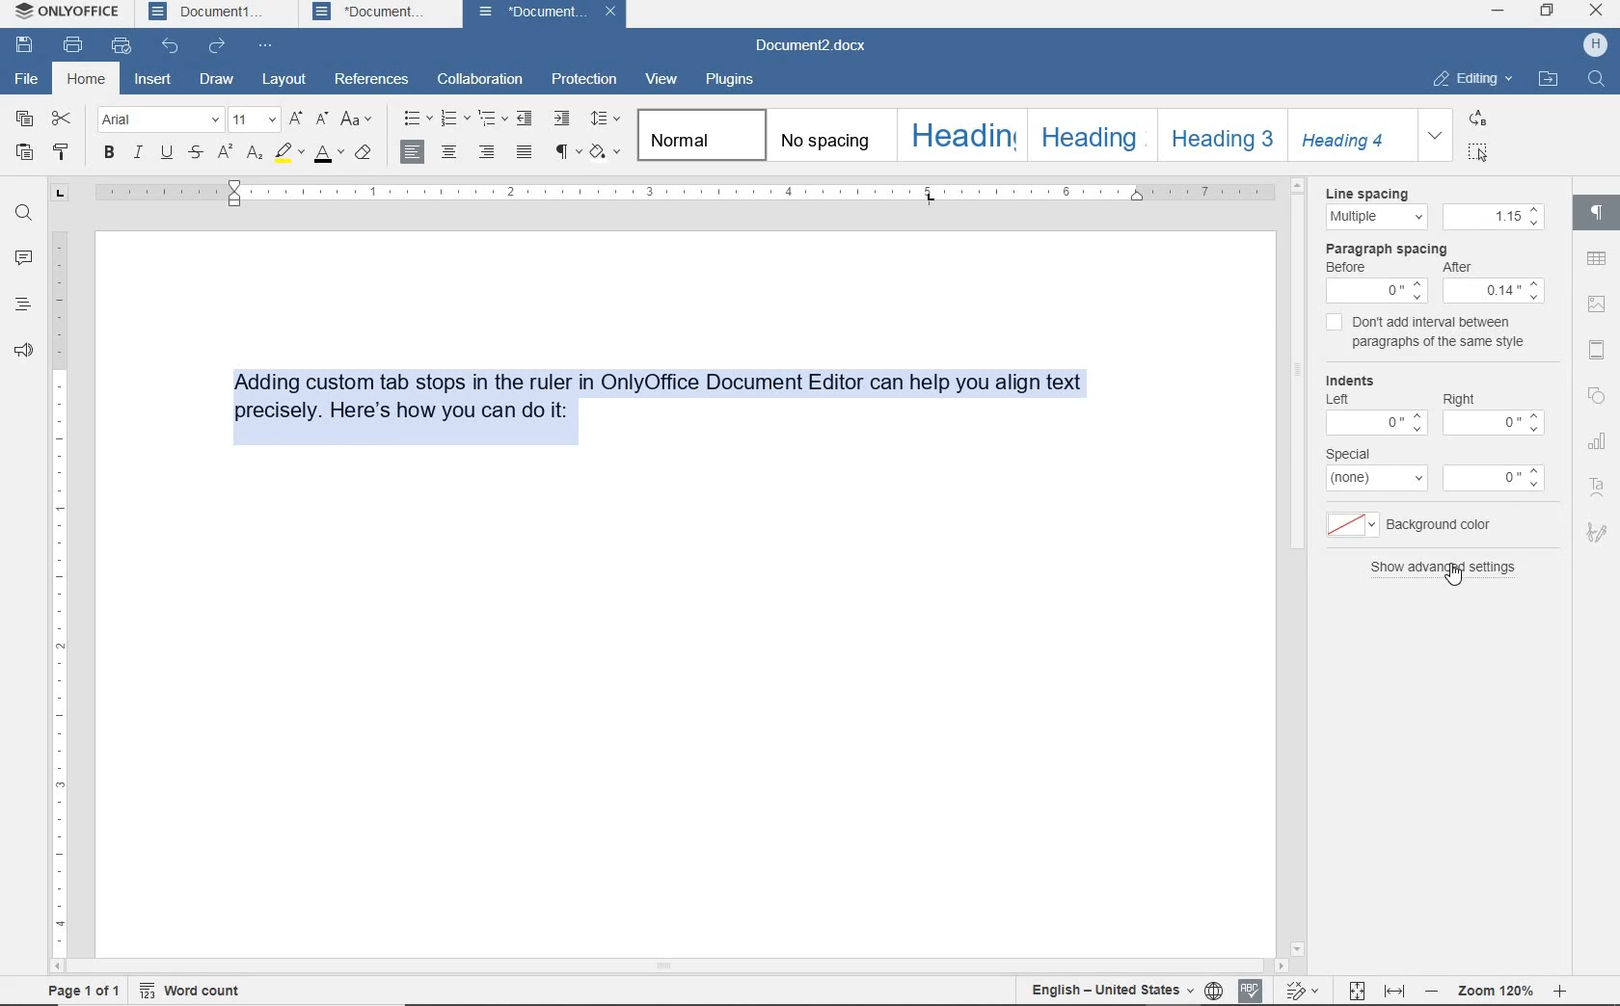 The width and height of the screenshot is (1620, 1006). I want to click on font, so click(160, 119).